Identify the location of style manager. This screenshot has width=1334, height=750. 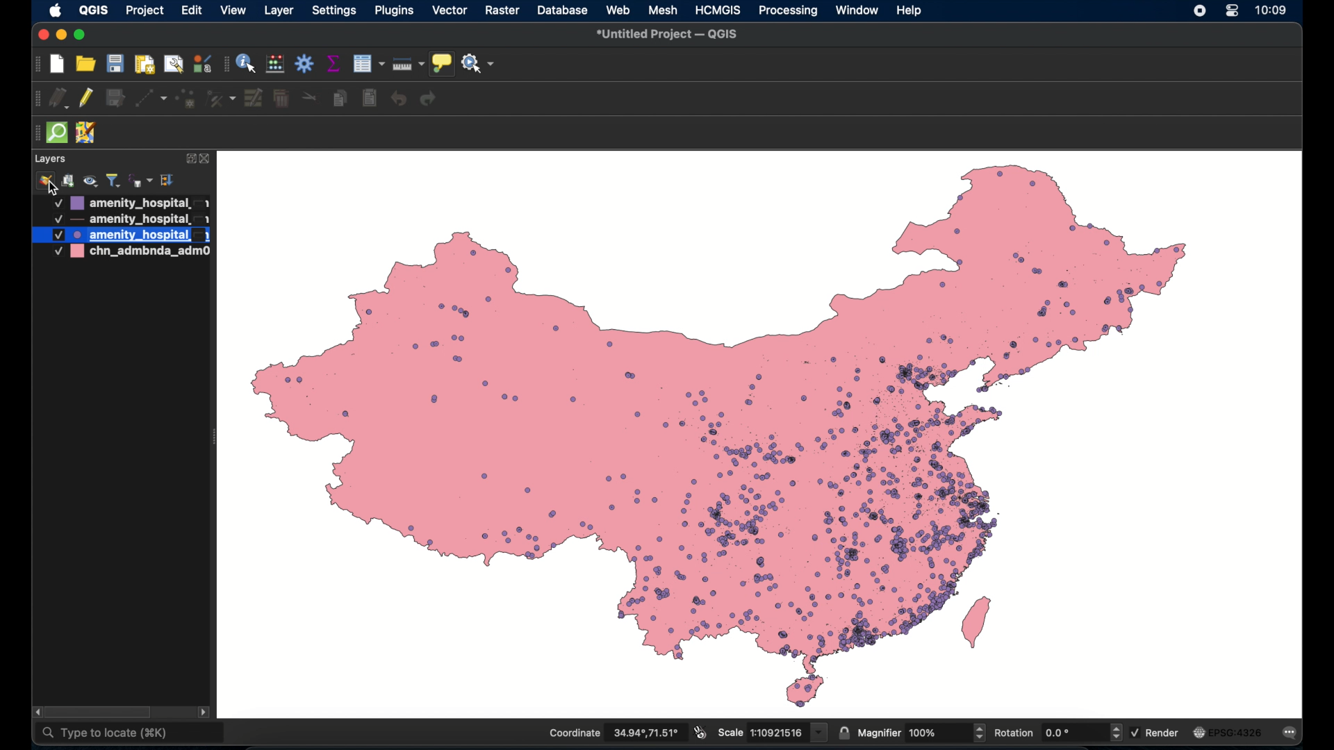
(44, 181).